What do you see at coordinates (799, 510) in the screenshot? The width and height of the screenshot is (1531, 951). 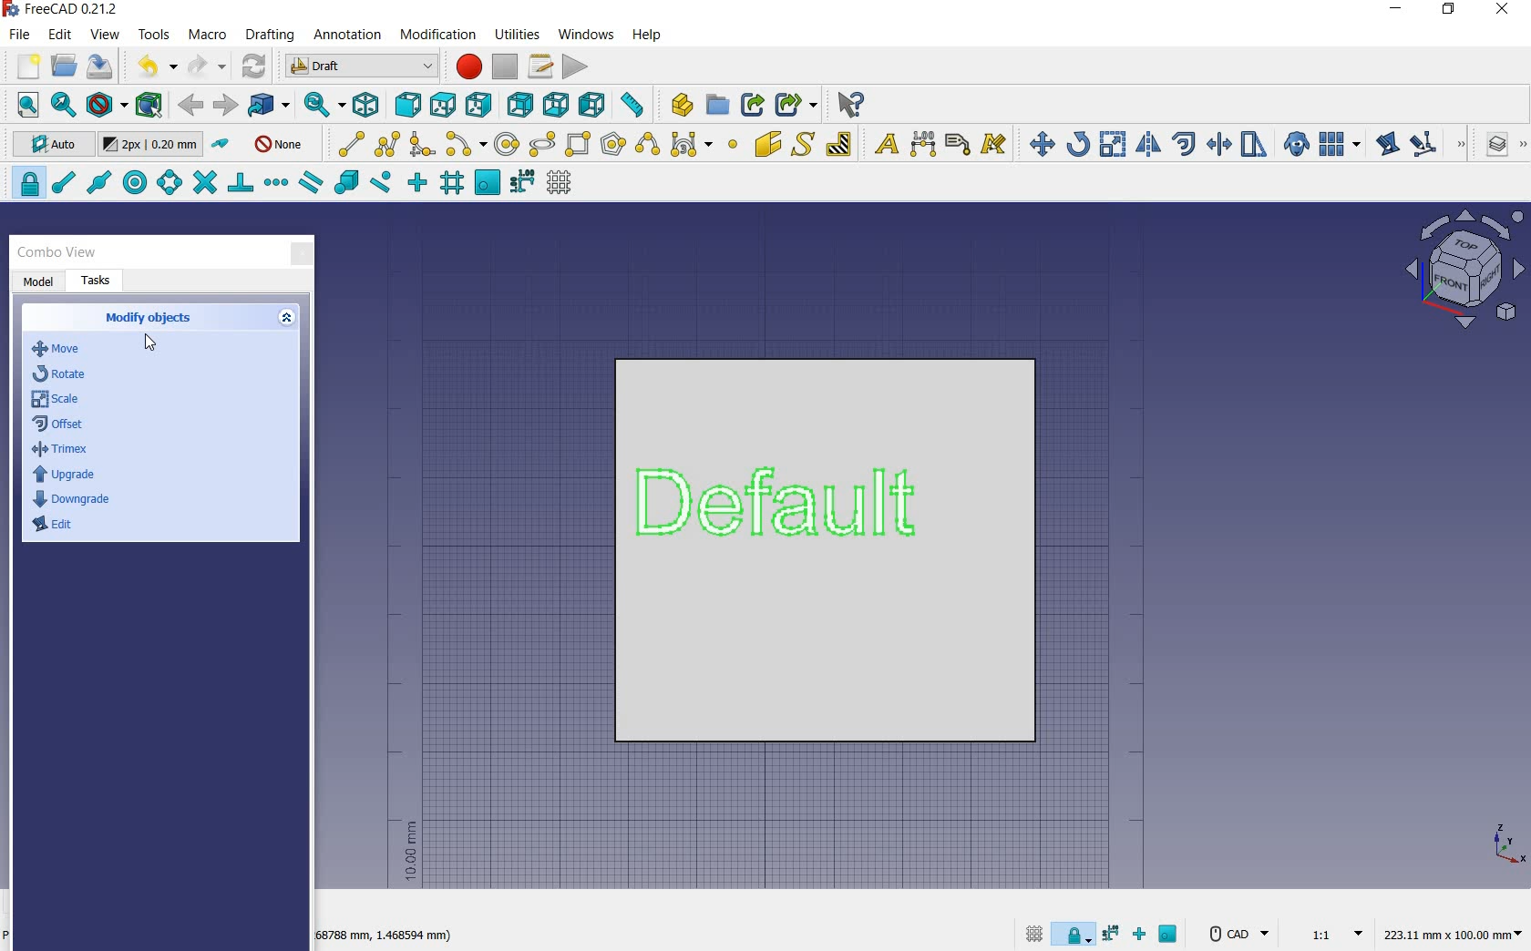 I see `Default` at bounding box center [799, 510].